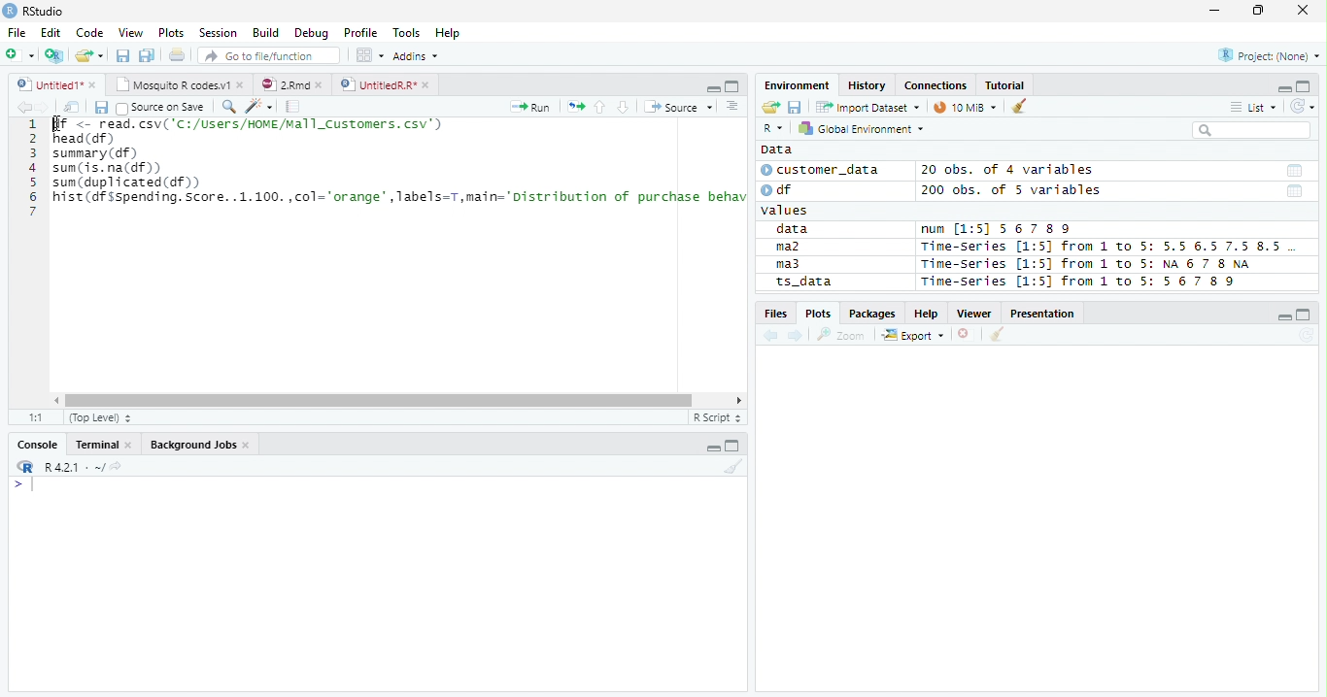  Describe the element at coordinates (532, 108) in the screenshot. I see `Run` at that location.